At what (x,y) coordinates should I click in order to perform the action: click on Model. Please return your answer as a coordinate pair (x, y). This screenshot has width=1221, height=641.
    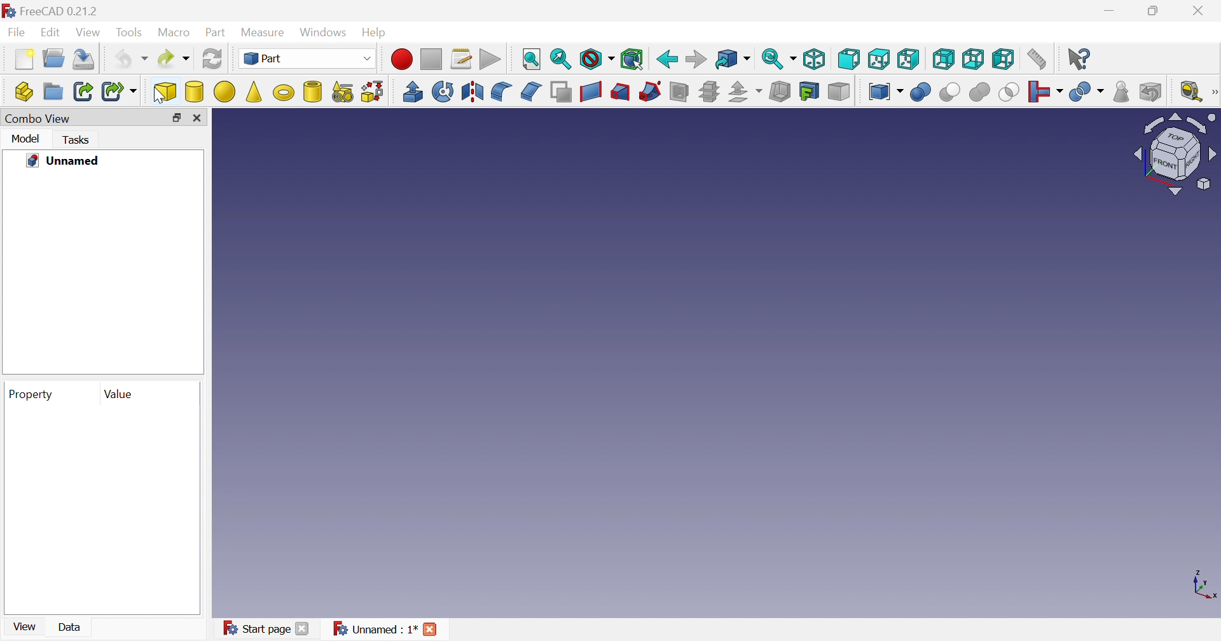
    Looking at the image, I should click on (25, 139).